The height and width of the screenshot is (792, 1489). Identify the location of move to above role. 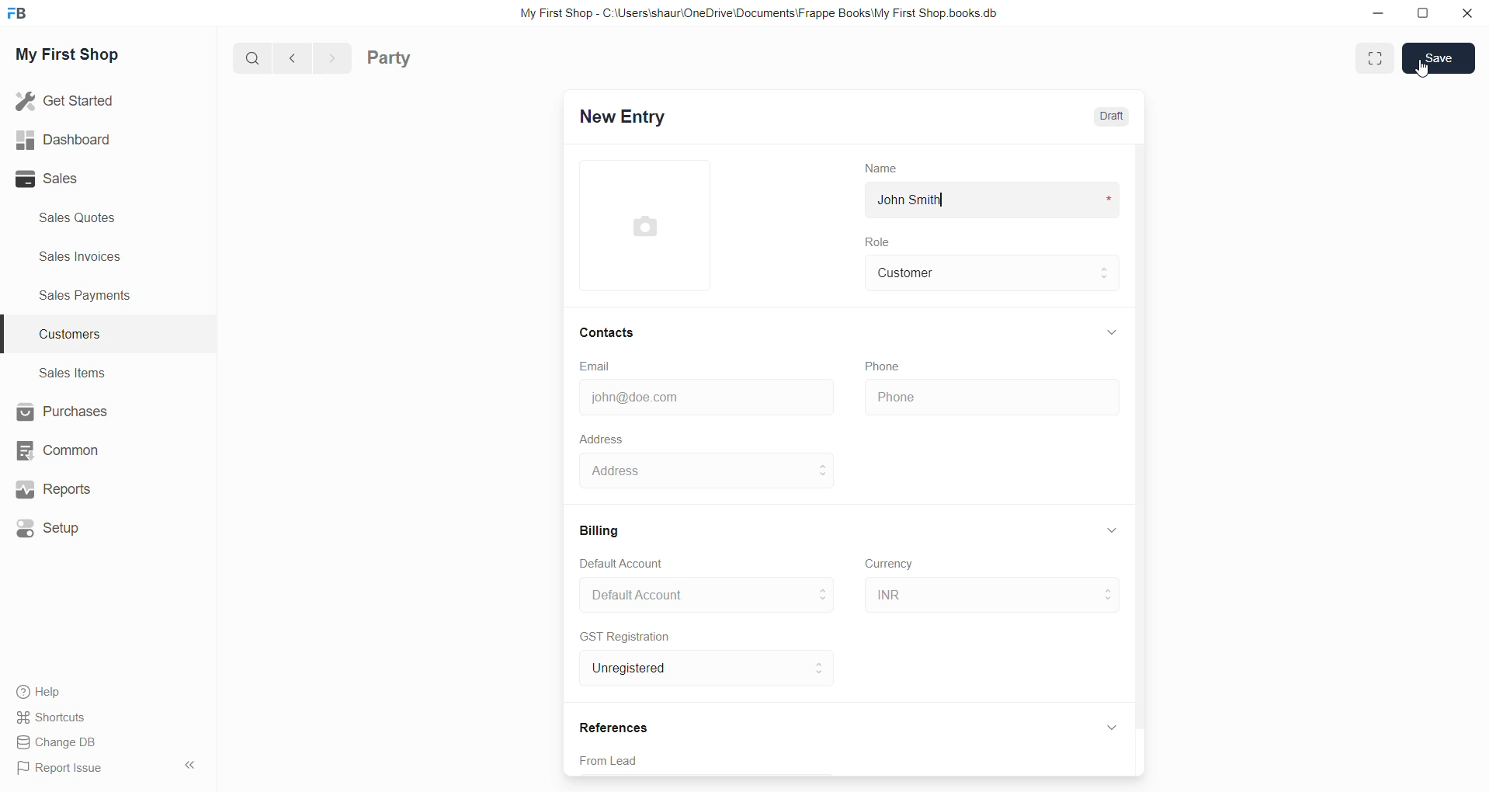
(1107, 266).